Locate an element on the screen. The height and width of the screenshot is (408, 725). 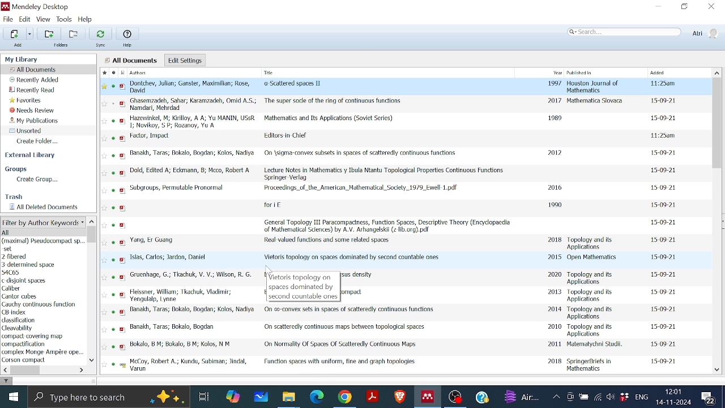
favourite is located at coordinates (105, 313).